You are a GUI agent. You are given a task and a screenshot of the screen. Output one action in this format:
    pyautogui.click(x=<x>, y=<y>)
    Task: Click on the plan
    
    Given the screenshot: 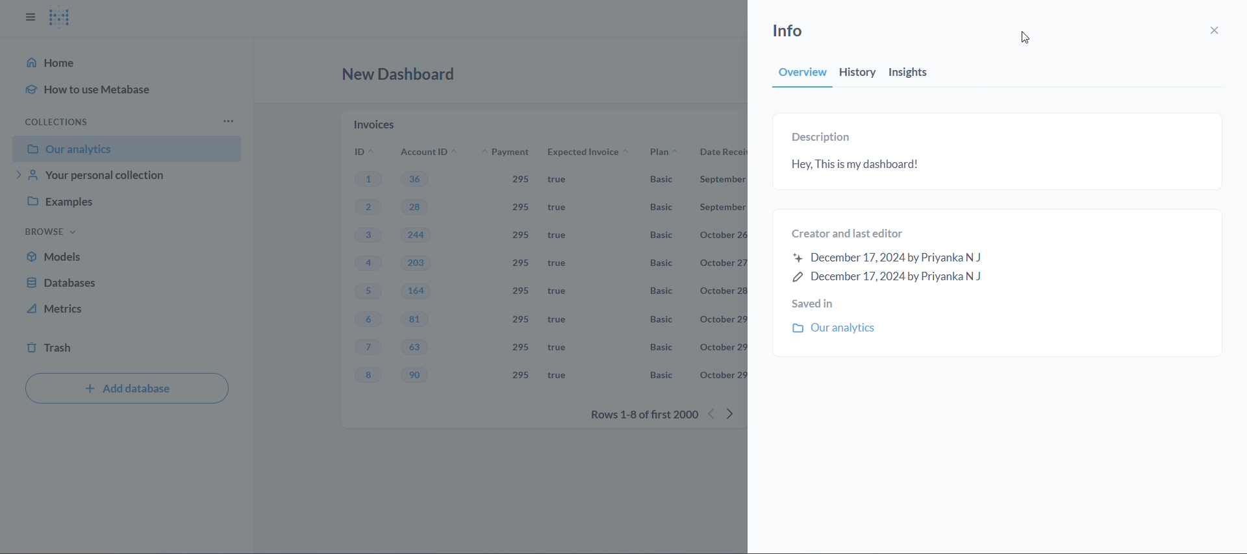 What is the action you would take?
    pyautogui.click(x=661, y=154)
    